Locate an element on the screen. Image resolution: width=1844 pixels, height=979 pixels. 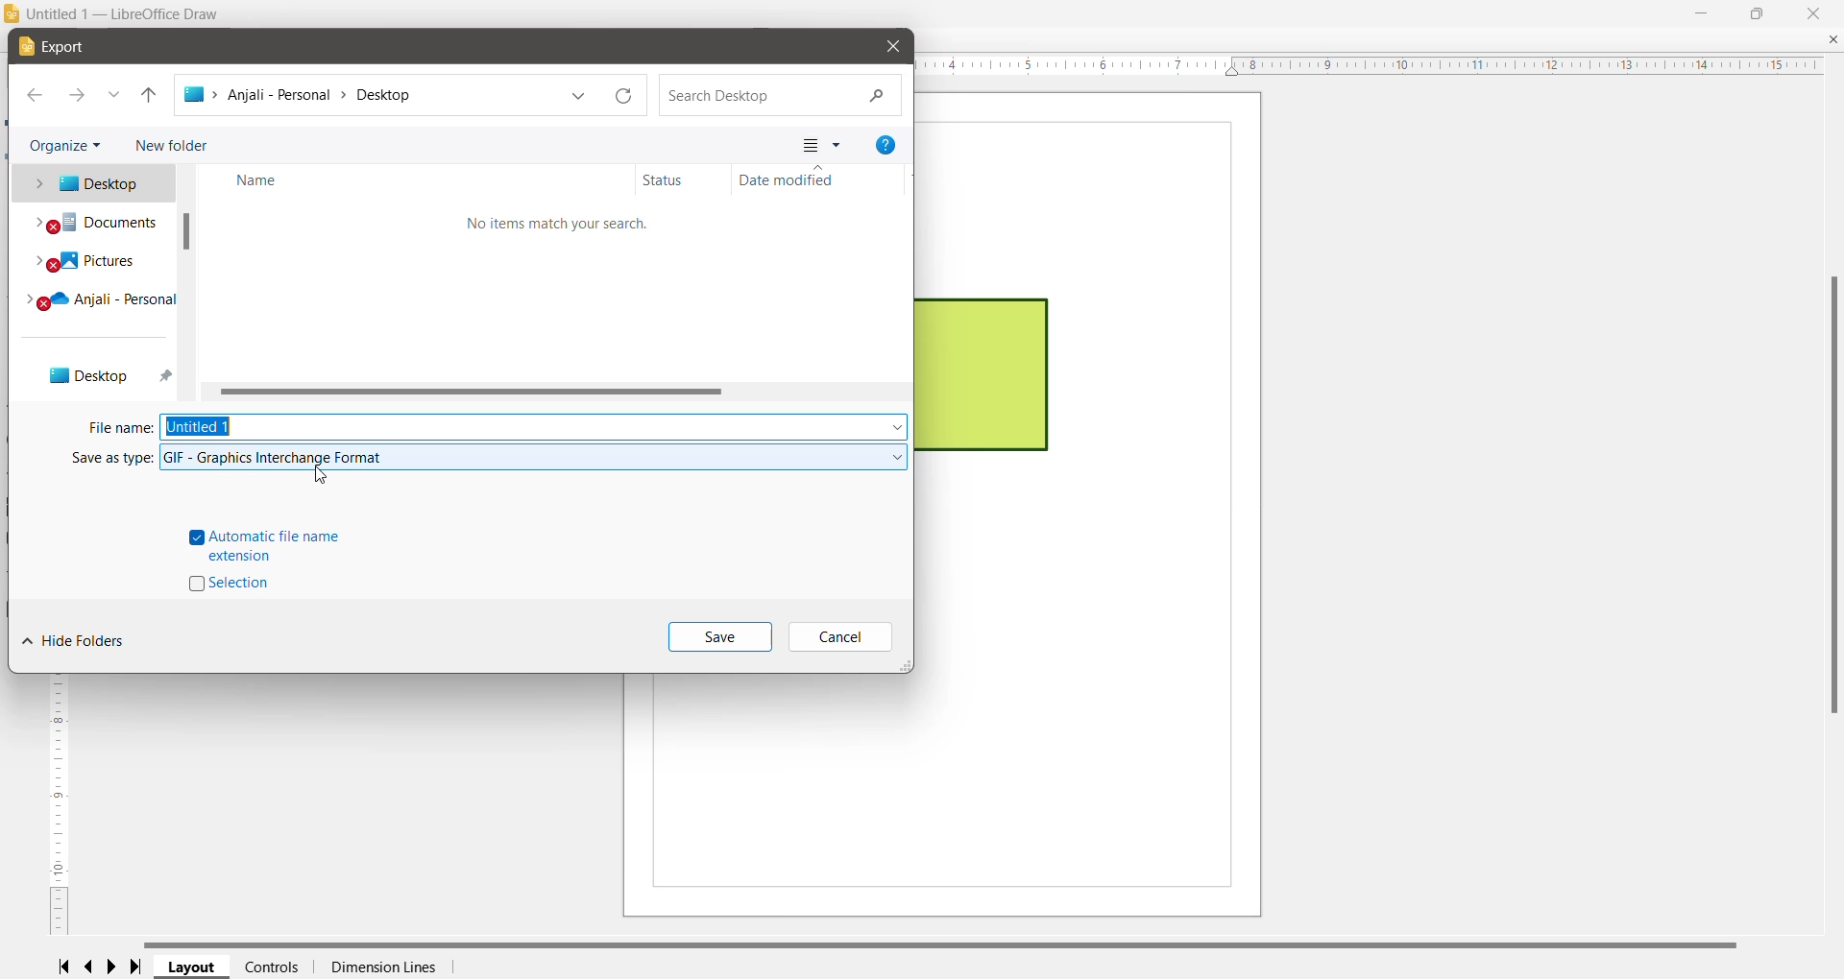
Scroll to first page is located at coordinates (62, 966).